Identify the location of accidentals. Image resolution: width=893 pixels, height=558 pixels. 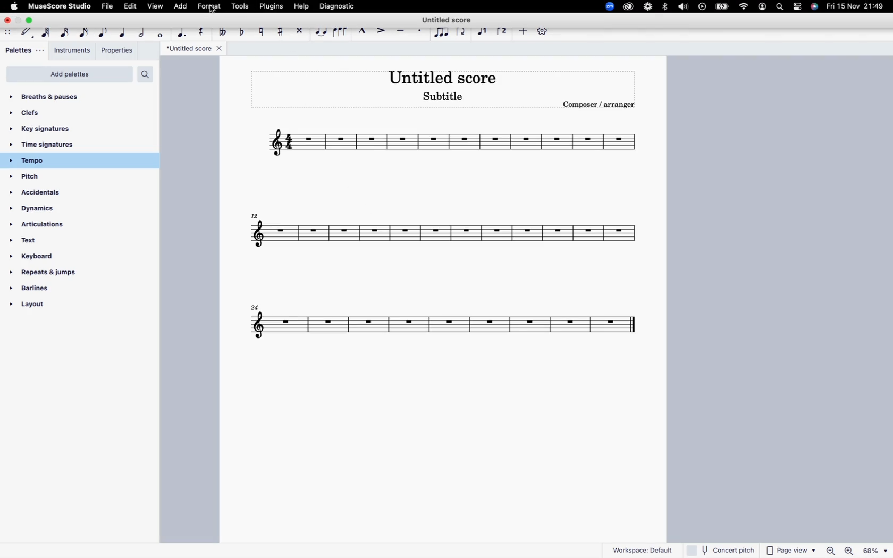
(44, 195).